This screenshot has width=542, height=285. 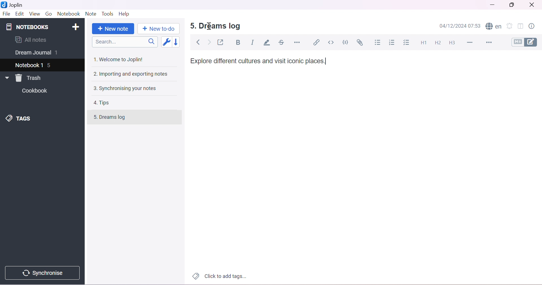 What do you see at coordinates (408, 43) in the screenshot?
I see `Checkbox` at bounding box center [408, 43].